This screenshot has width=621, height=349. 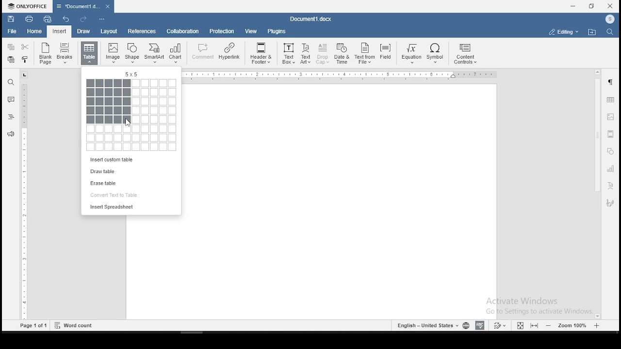 I want to click on Chart, so click(x=175, y=54).